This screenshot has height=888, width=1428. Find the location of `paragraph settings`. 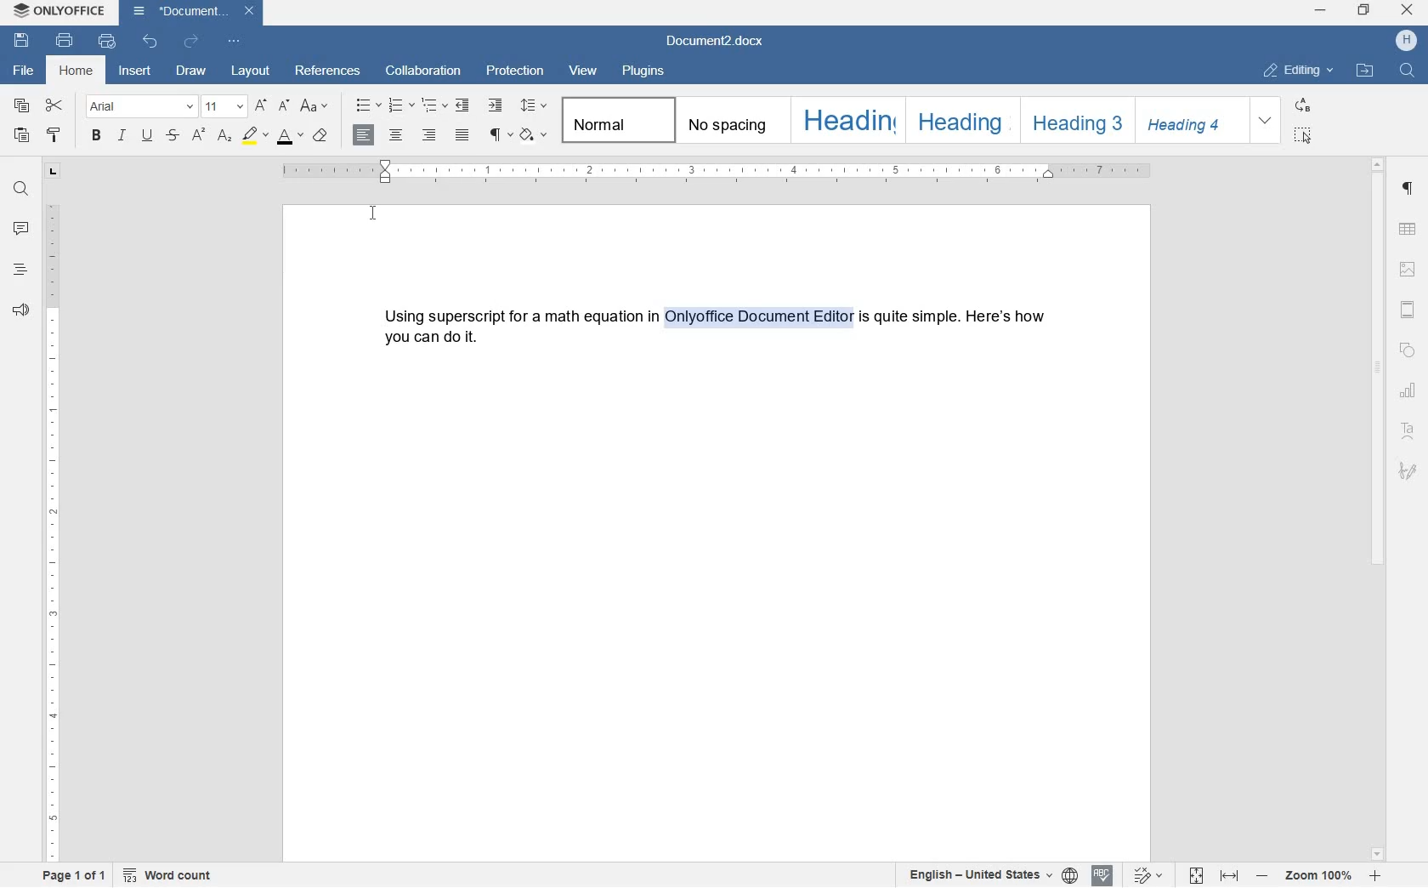

paragraph settings is located at coordinates (1408, 190).